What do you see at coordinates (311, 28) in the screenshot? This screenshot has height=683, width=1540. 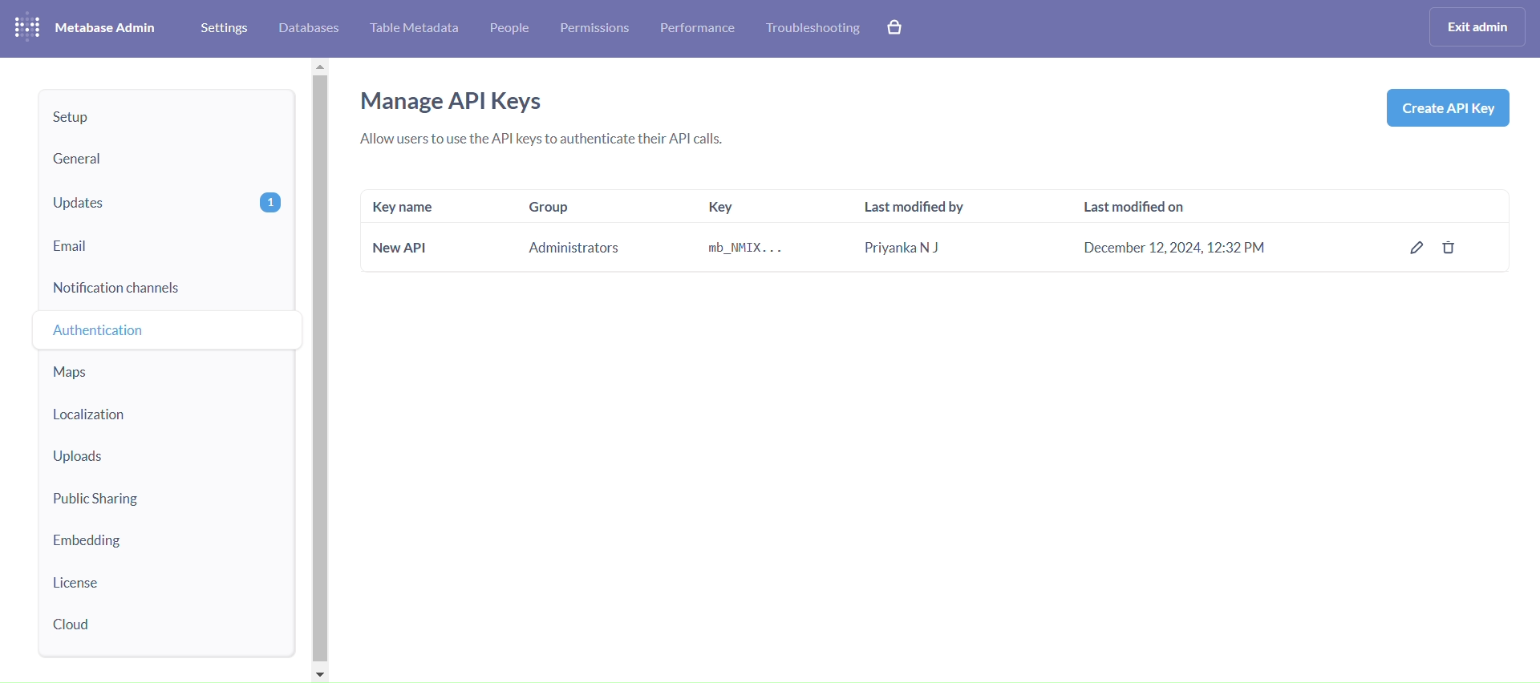 I see `database` at bounding box center [311, 28].